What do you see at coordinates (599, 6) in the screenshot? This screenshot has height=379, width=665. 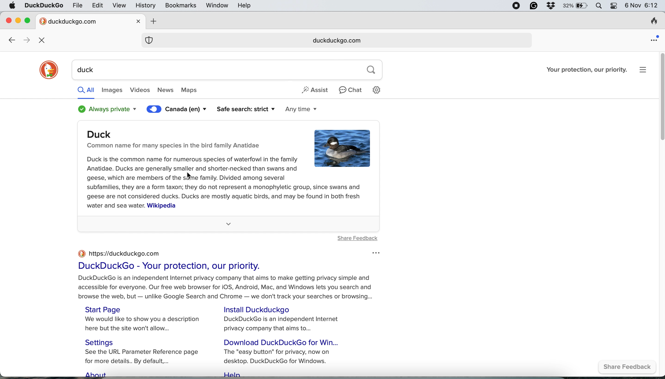 I see `spotlight search` at bounding box center [599, 6].